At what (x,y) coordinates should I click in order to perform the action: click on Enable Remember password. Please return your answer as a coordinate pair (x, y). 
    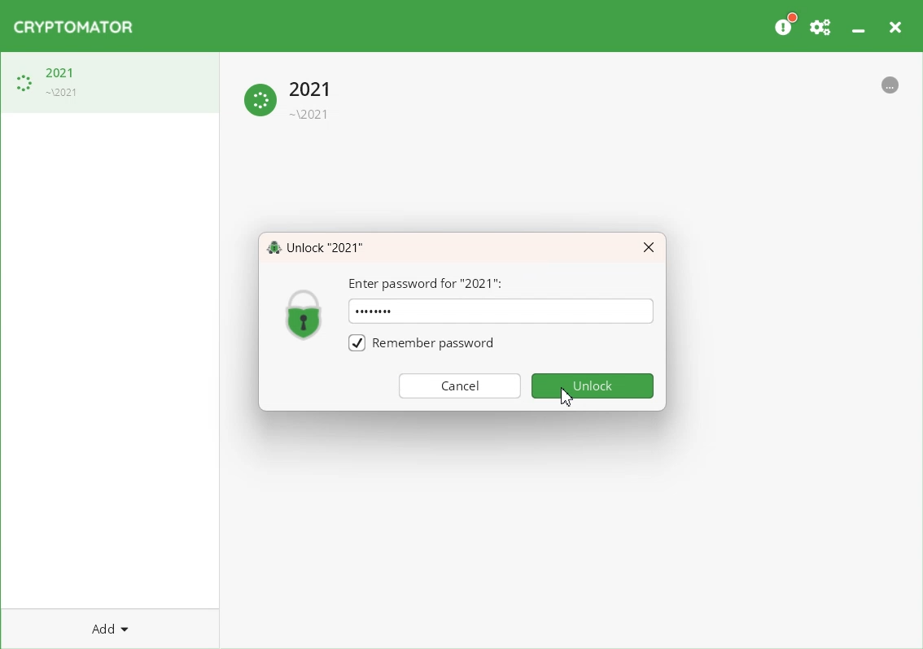
    Looking at the image, I should click on (420, 342).